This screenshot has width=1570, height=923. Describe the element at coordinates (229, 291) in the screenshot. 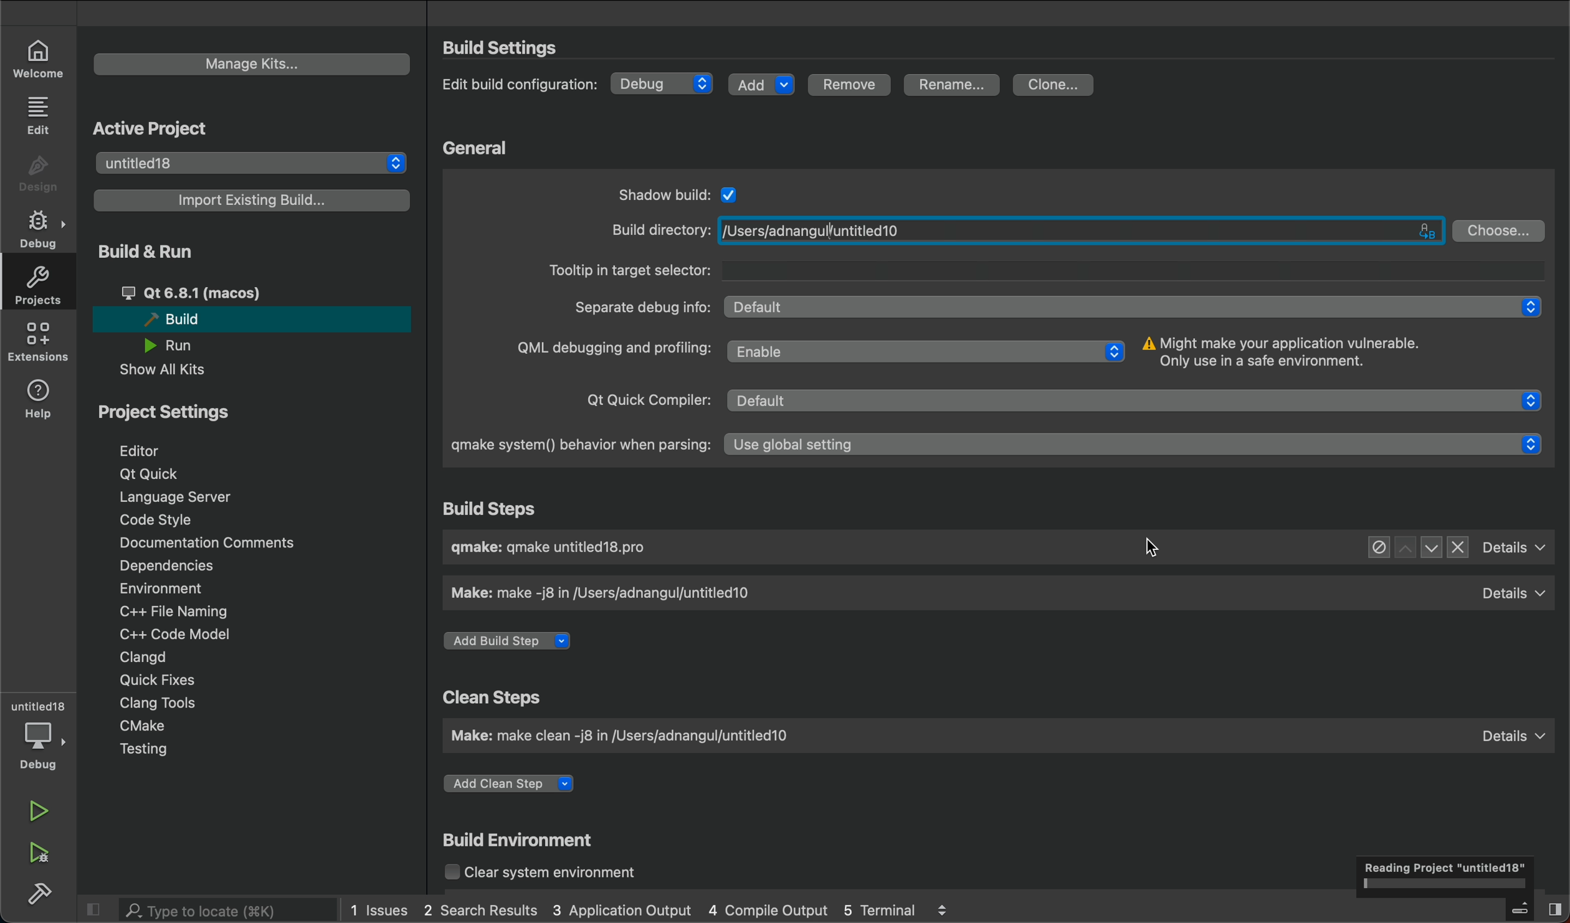

I see `qt 6.8.1 (macos)` at that location.